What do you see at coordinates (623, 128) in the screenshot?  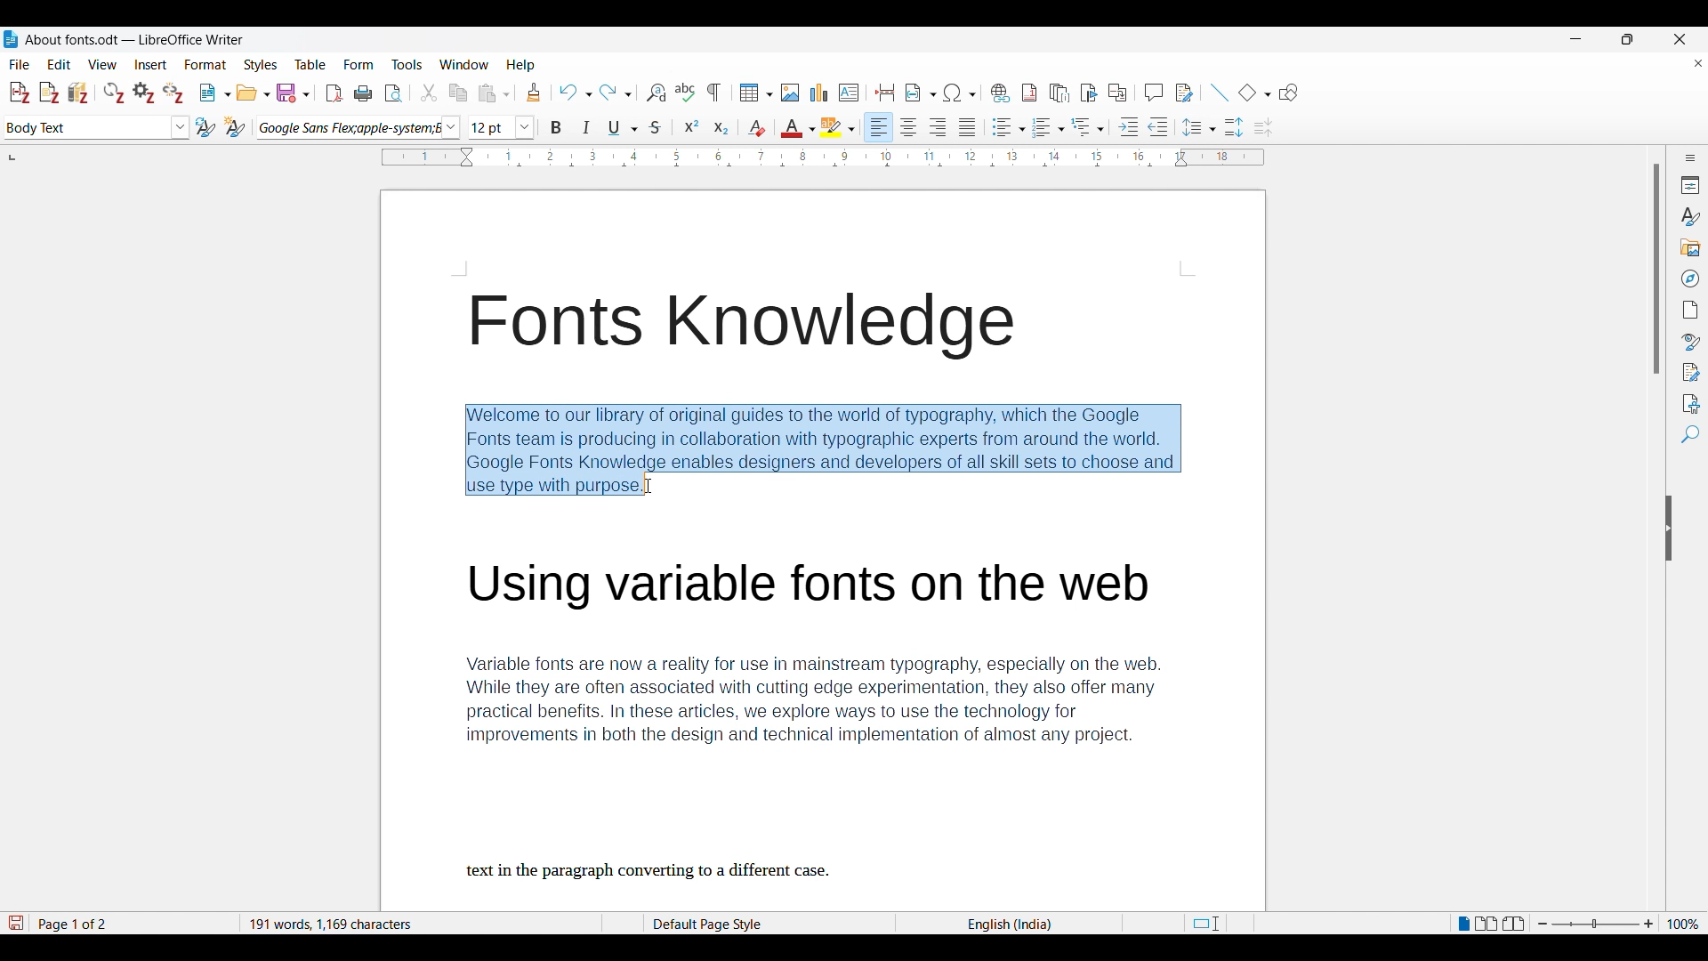 I see `Underline options` at bounding box center [623, 128].